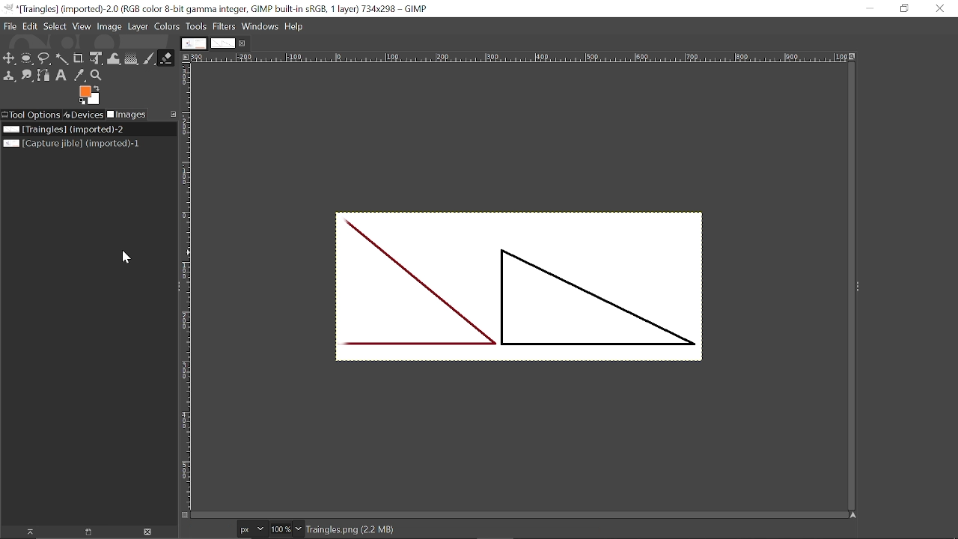 This screenshot has height=539, width=958. I want to click on Quck toggle mask on/off, so click(183, 517).